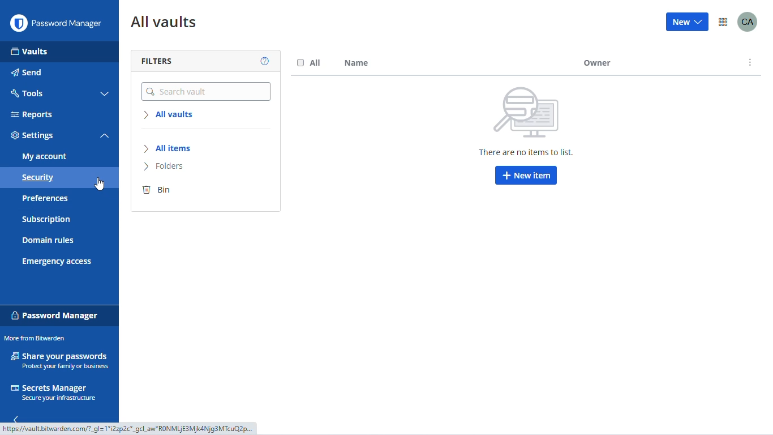 The image size is (773, 435). Describe the element at coordinates (26, 92) in the screenshot. I see `tools` at that location.